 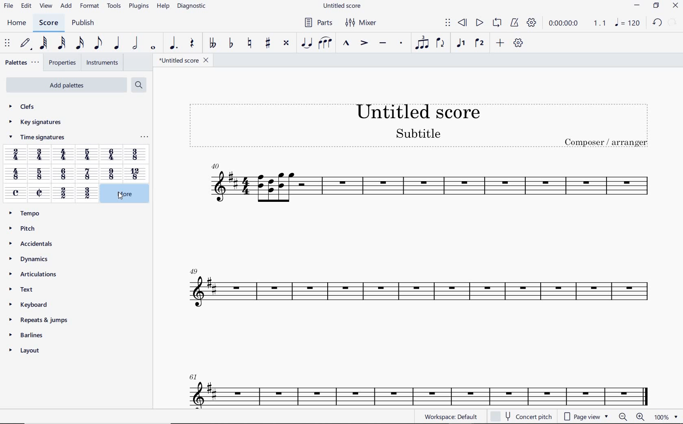 What do you see at coordinates (63, 194) in the screenshot?
I see `2/2` at bounding box center [63, 194].